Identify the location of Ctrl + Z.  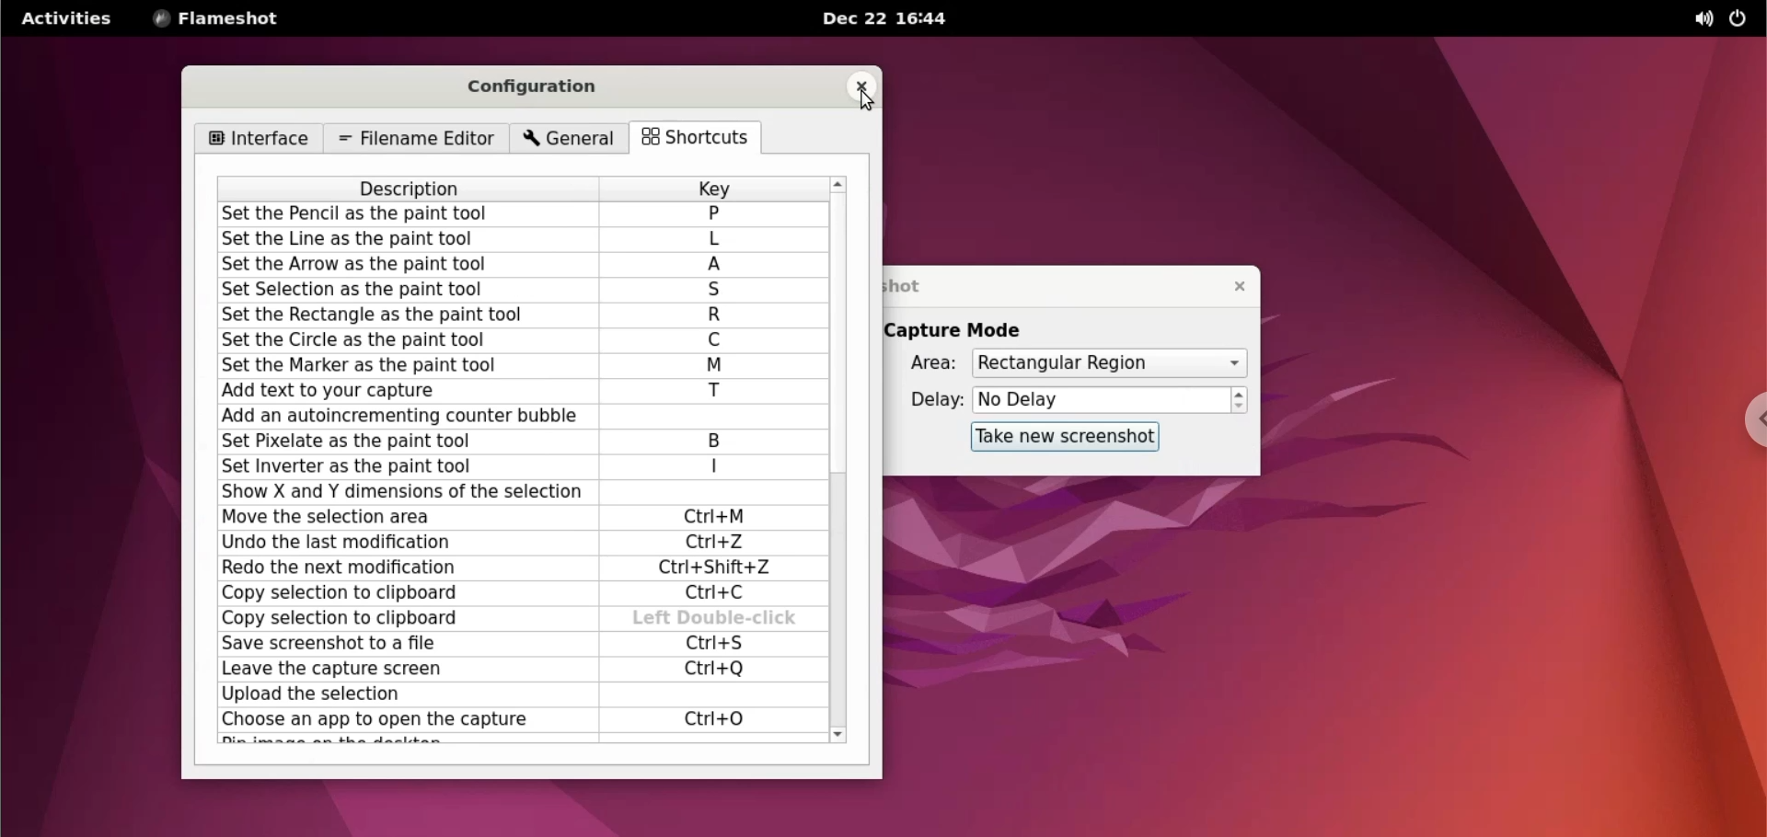
(715, 543).